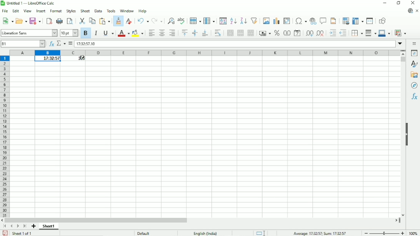 The image size is (420, 236). What do you see at coordinates (254, 21) in the screenshot?
I see `Autofilter` at bounding box center [254, 21].